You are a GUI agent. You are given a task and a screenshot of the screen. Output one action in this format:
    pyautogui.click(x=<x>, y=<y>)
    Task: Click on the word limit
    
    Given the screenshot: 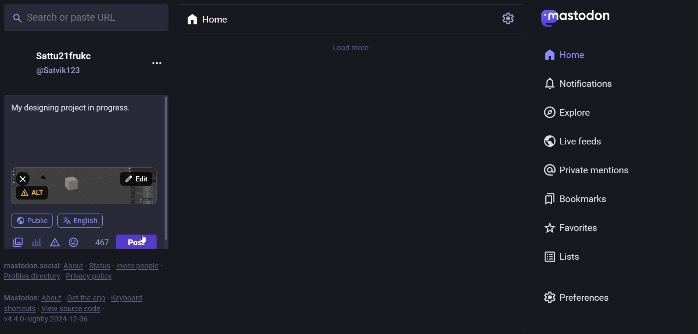 What is the action you would take?
    pyautogui.click(x=102, y=243)
    